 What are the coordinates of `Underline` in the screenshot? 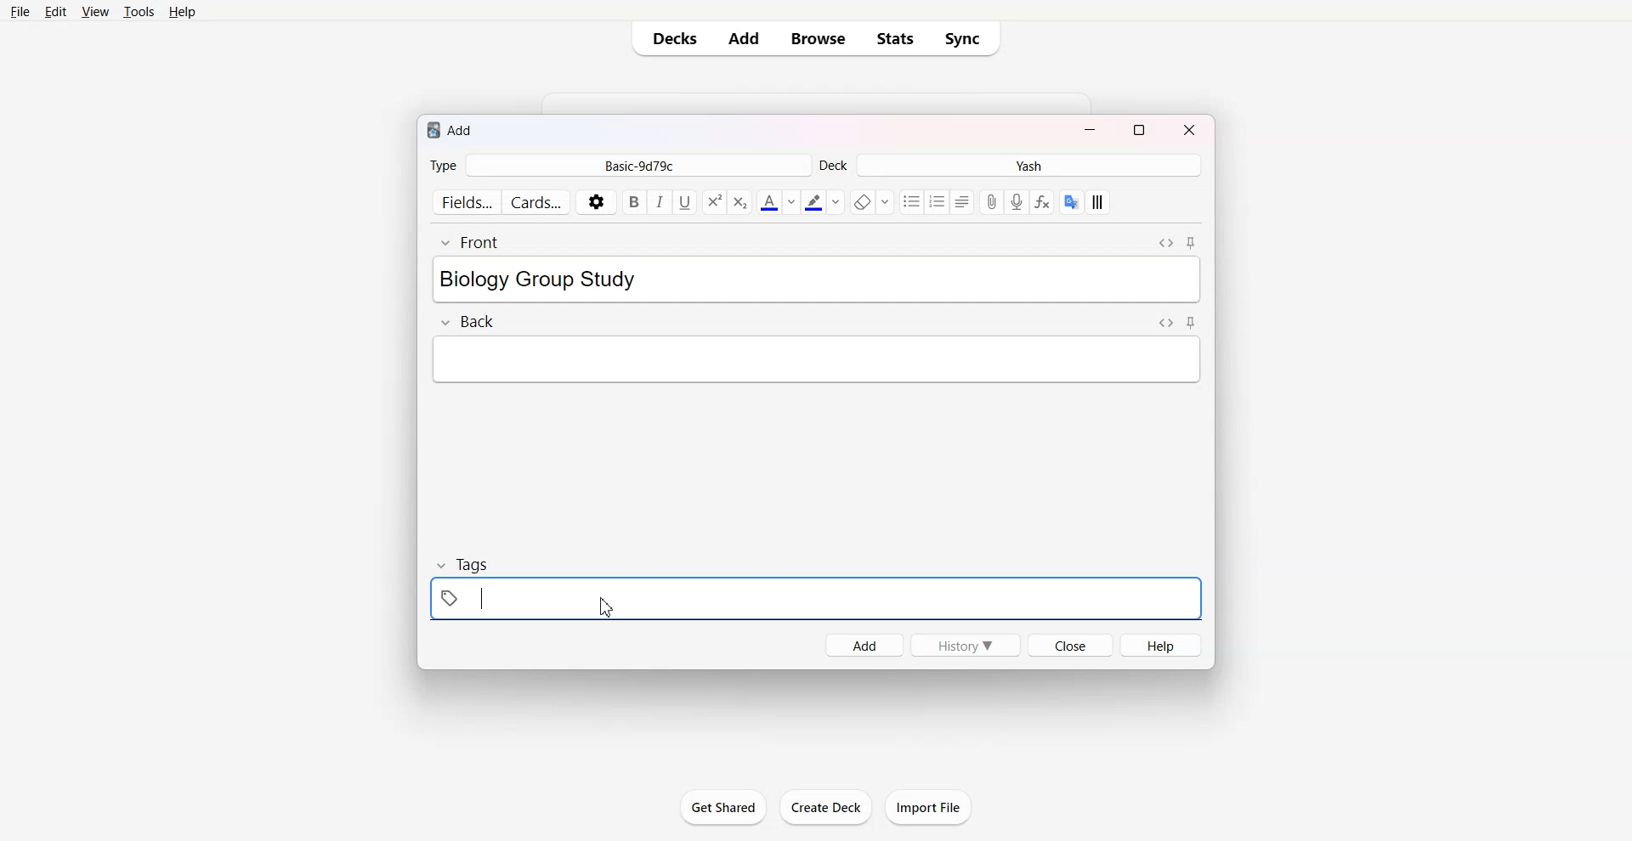 It's located at (685, 203).